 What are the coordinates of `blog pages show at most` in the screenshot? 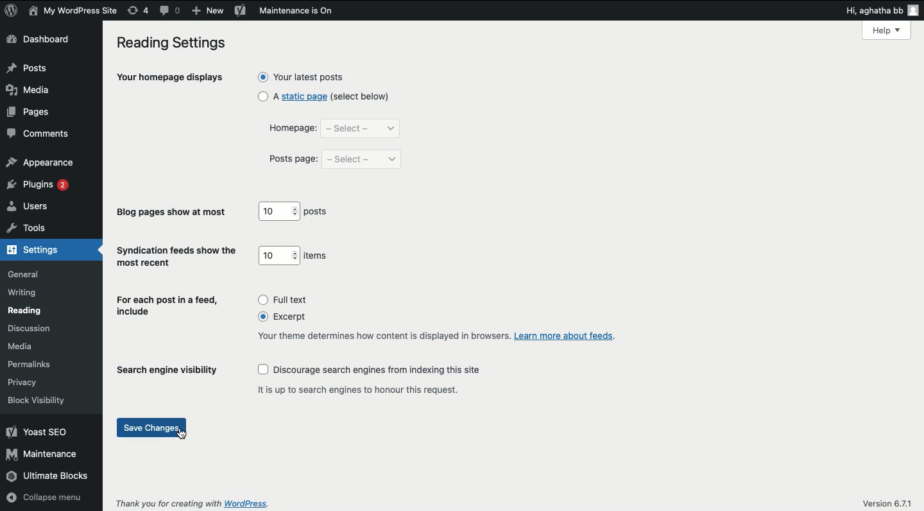 It's located at (173, 212).